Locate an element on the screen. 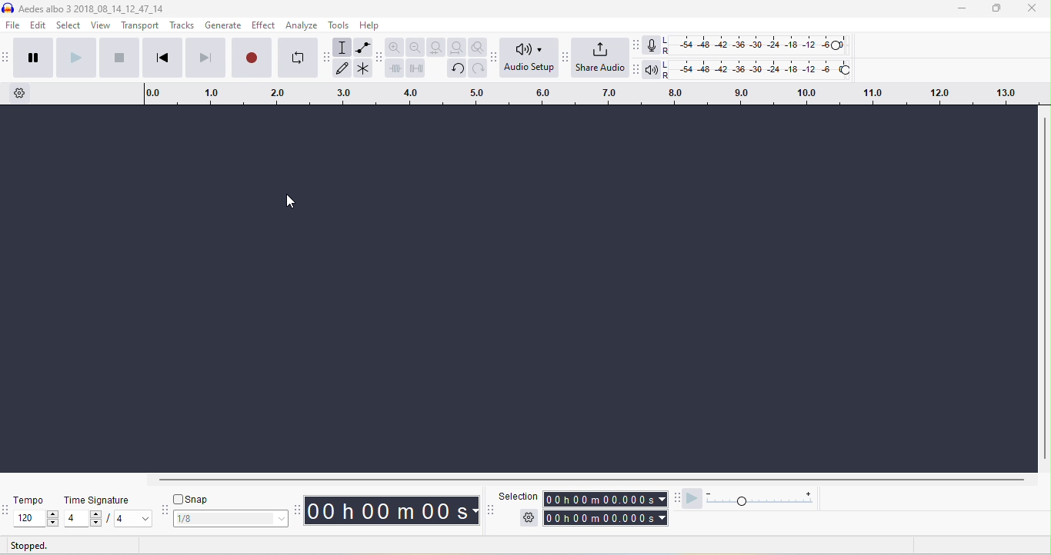 The image size is (1051, 555). playback level is located at coordinates (762, 67).